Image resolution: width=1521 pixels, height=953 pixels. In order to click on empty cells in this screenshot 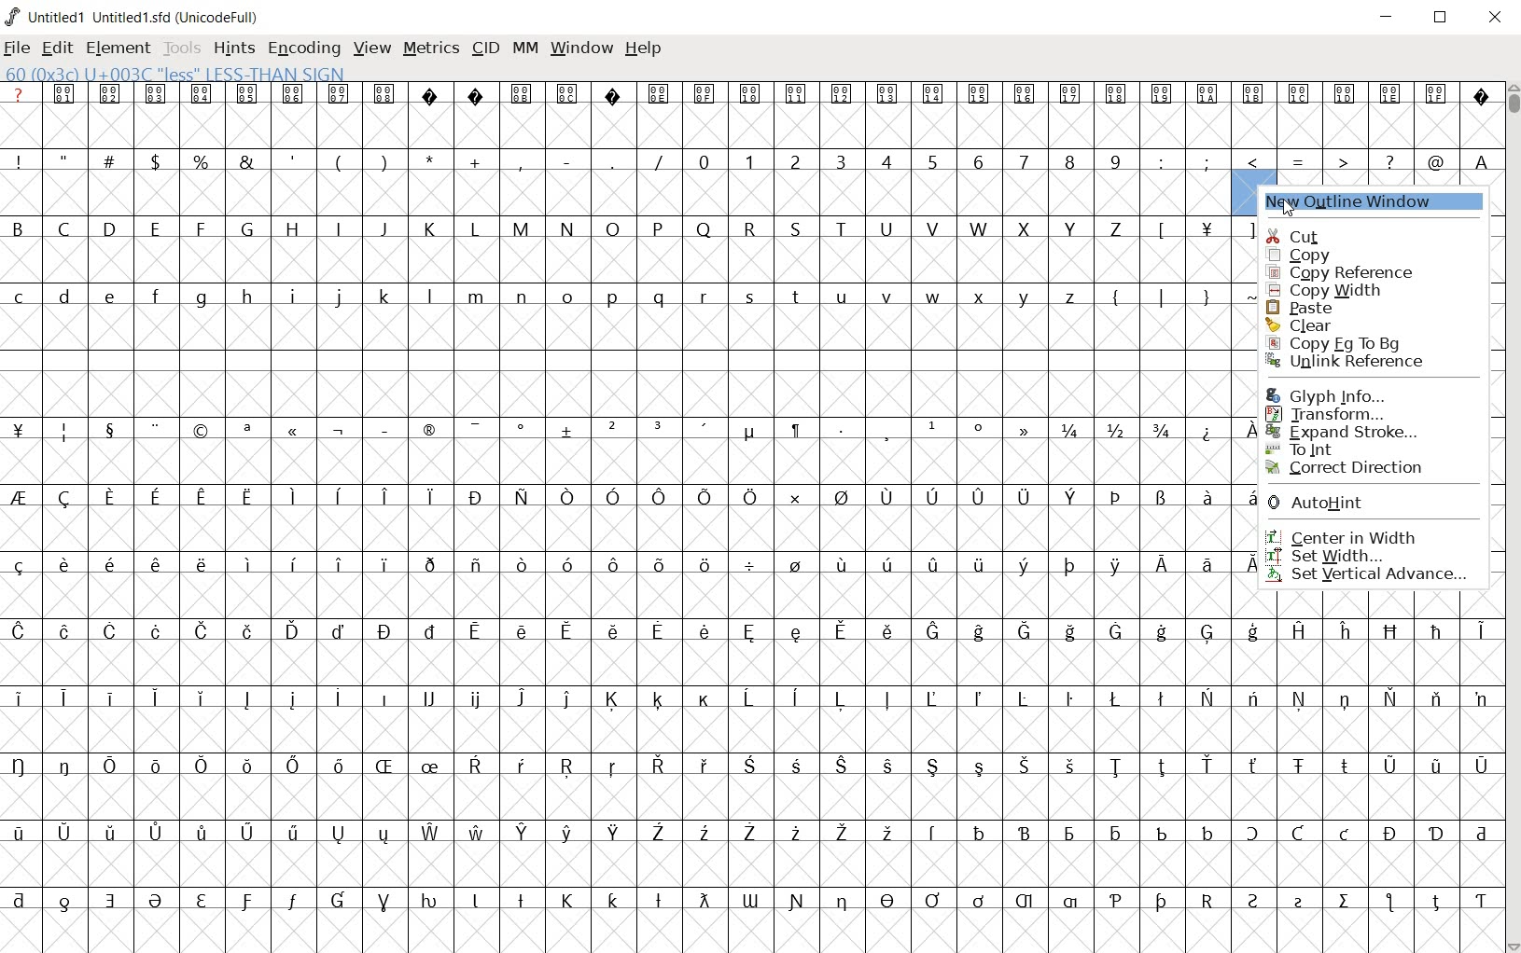, I will do `click(749, 663)`.